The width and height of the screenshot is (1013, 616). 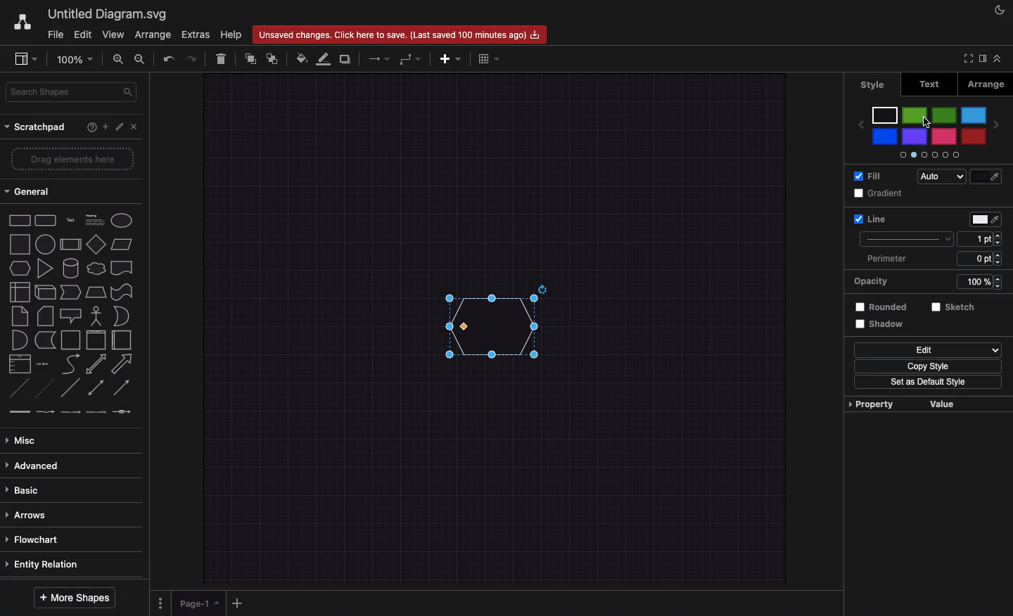 What do you see at coordinates (931, 383) in the screenshot?
I see `Set as default style` at bounding box center [931, 383].